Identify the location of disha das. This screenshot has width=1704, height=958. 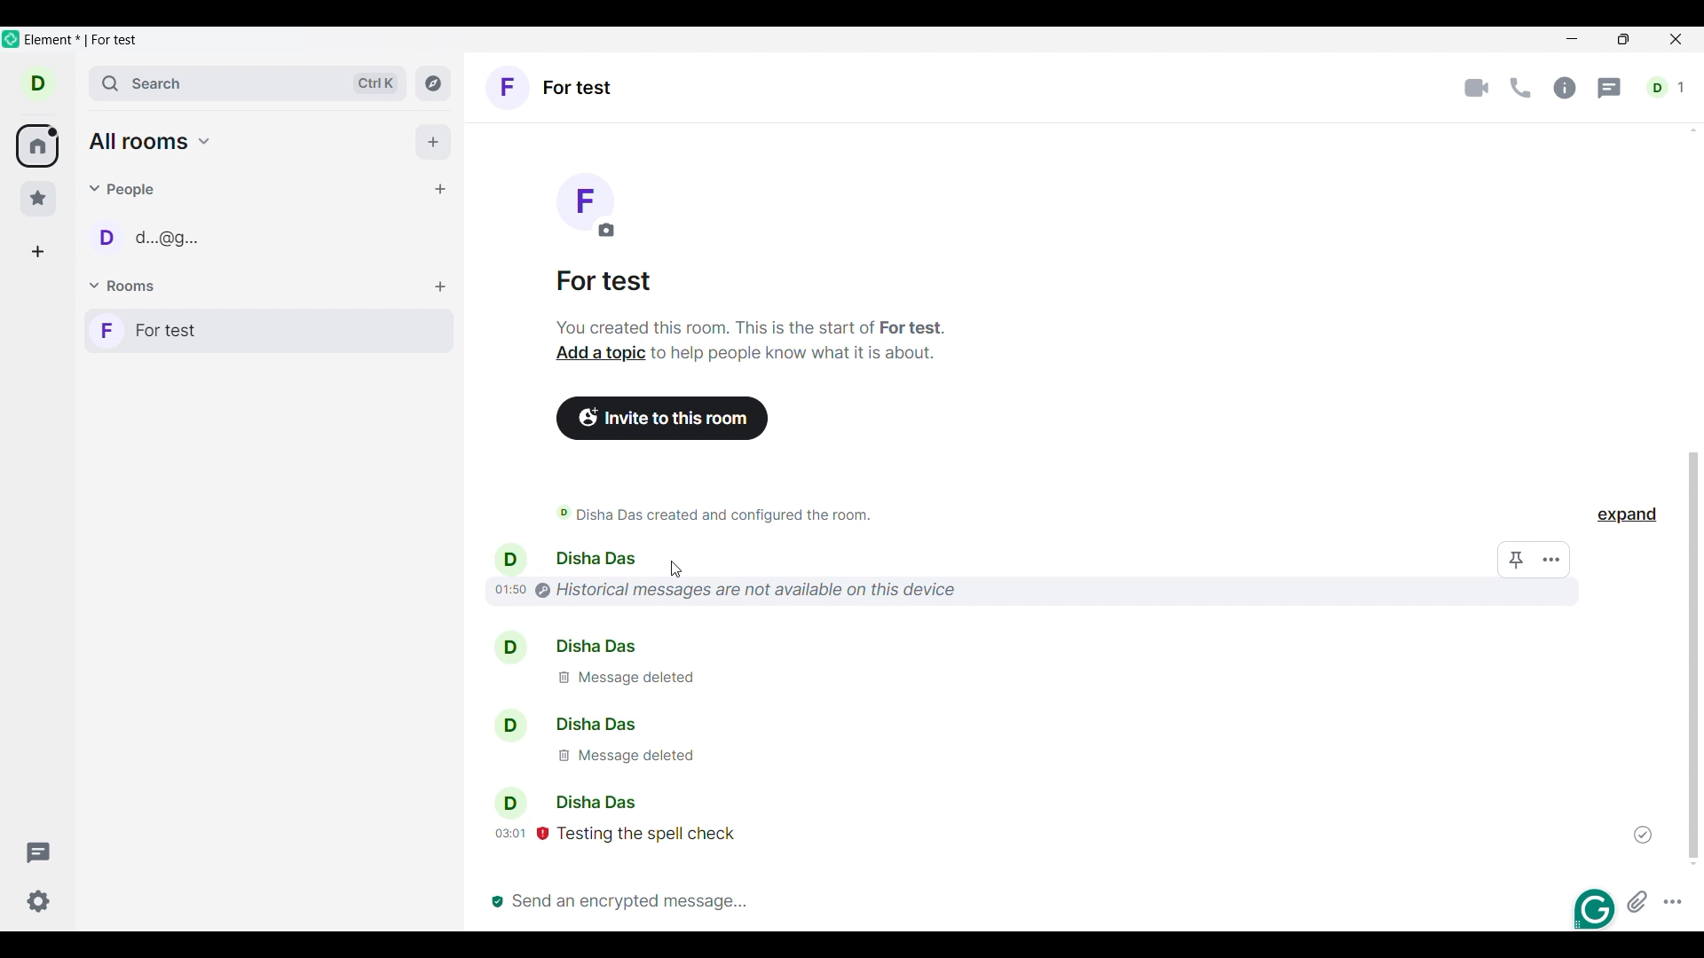
(561, 646).